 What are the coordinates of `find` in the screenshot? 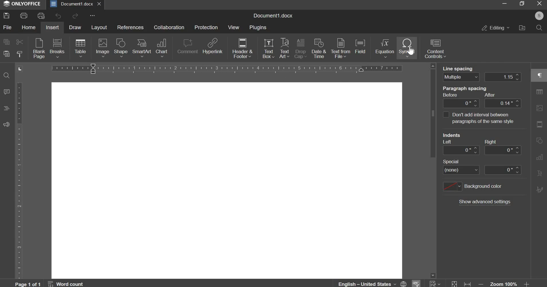 It's located at (6, 75).